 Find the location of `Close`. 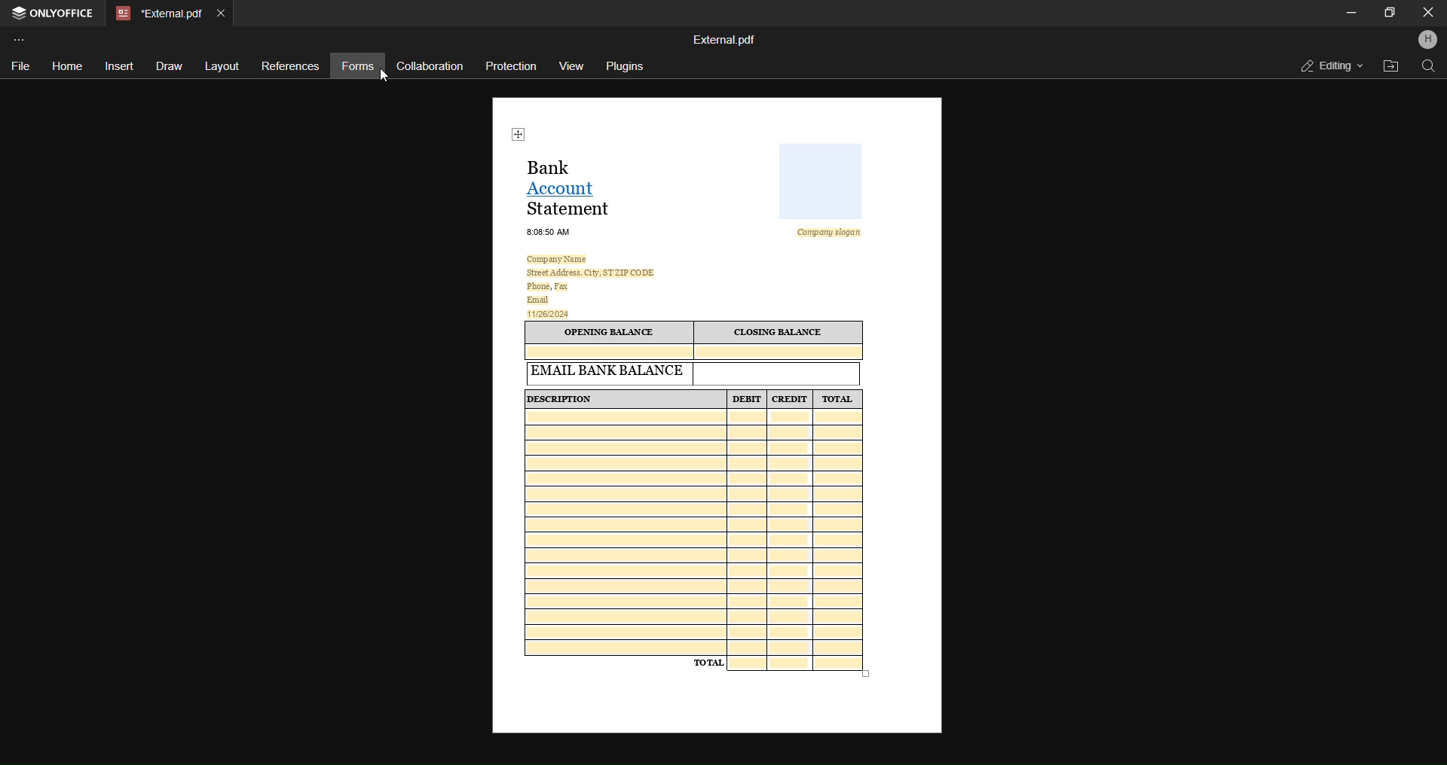

Close is located at coordinates (1427, 14).